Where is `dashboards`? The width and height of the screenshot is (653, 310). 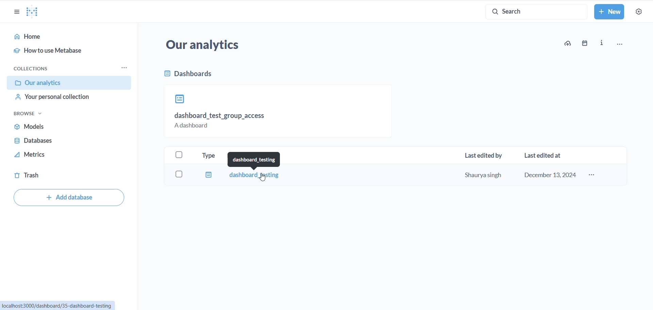
dashboards is located at coordinates (209, 76).